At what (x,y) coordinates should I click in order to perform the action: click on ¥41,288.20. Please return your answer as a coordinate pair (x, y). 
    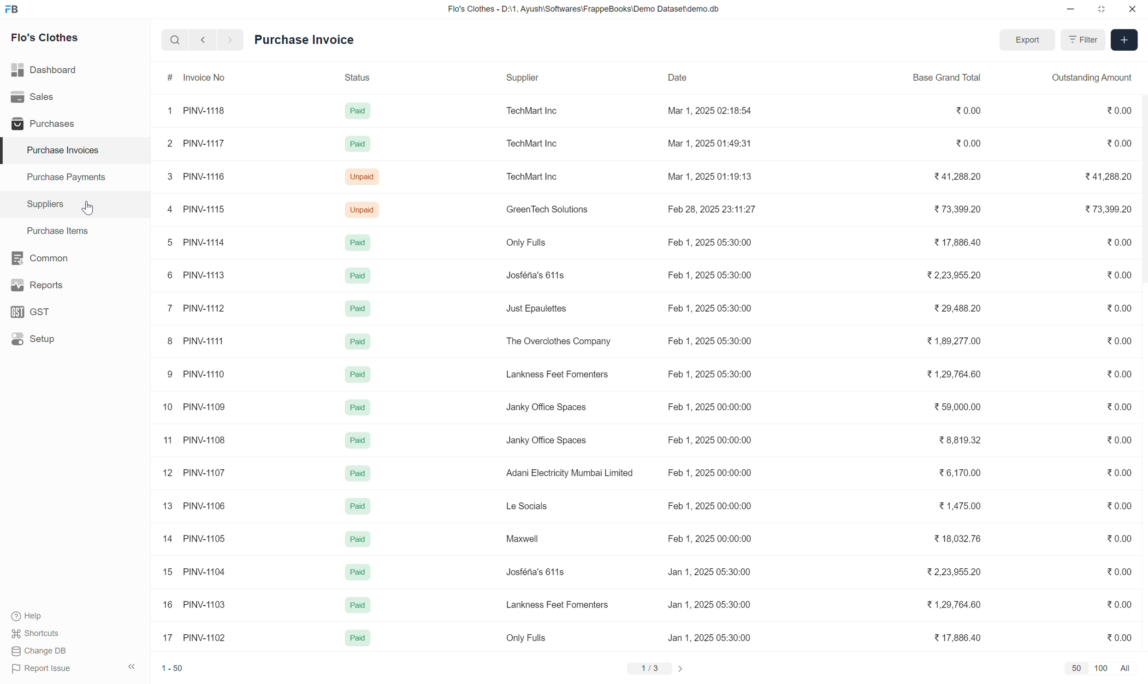
    Looking at the image, I should click on (950, 176).